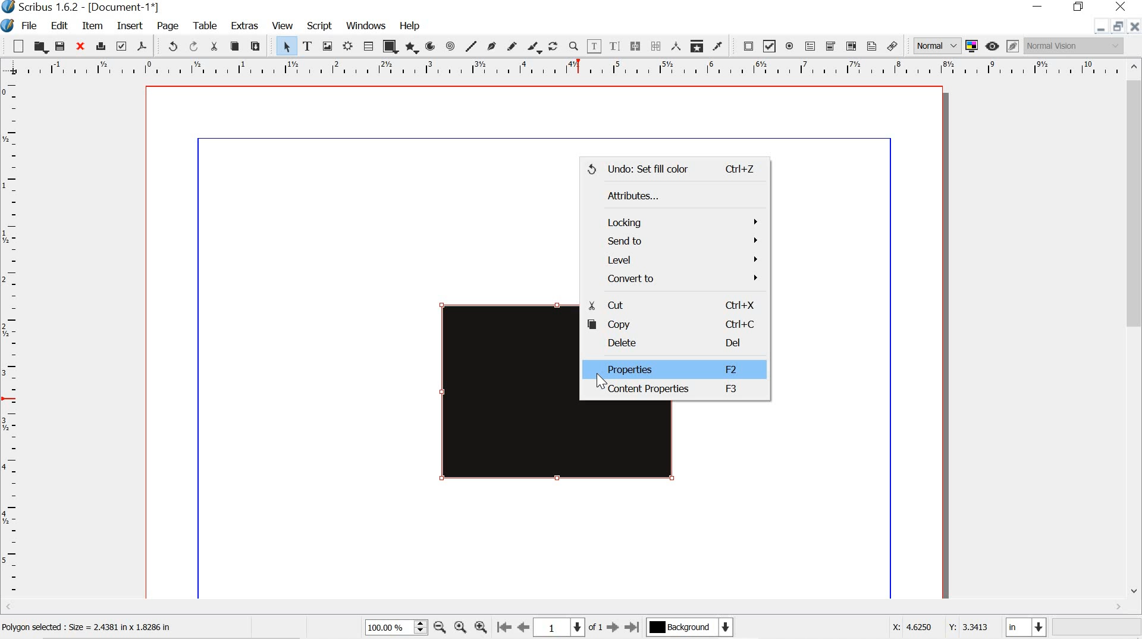 The image size is (1142, 639). Describe the element at coordinates (561, 67) in the screenshot. I see `ruler` at that location.